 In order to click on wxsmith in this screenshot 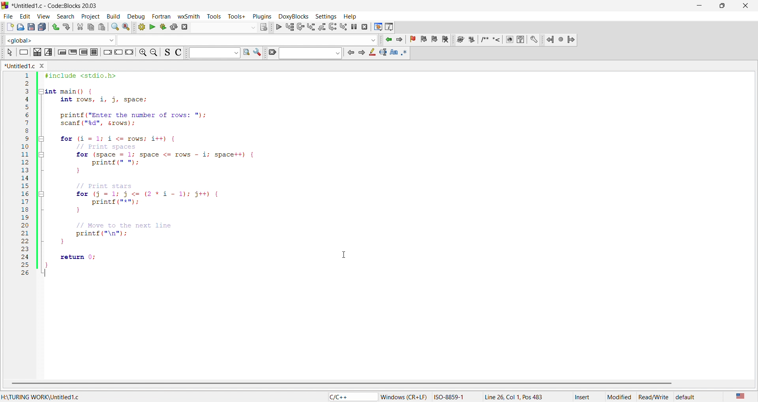, I will do `click(189, 15)`.